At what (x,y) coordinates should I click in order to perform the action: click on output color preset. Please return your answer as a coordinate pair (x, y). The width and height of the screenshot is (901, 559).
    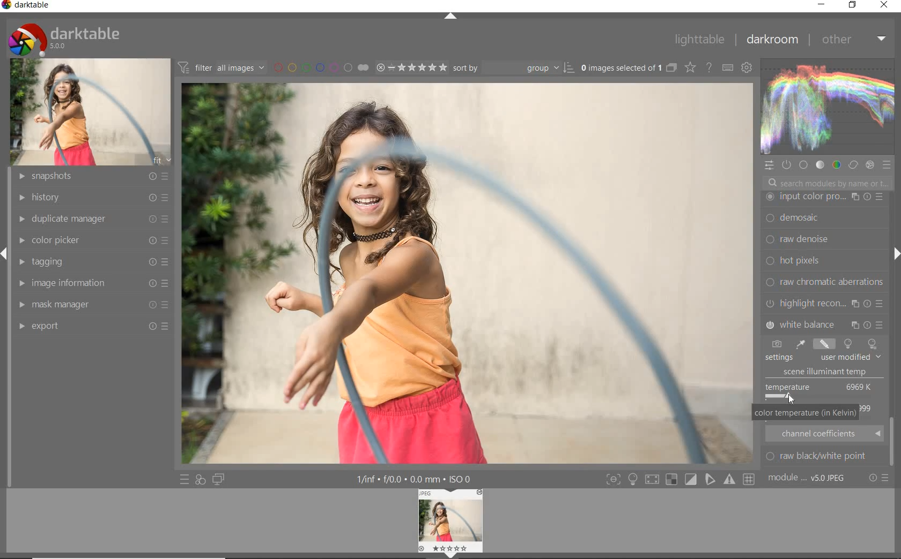
    Looking at the image, I should click on (823, 261).